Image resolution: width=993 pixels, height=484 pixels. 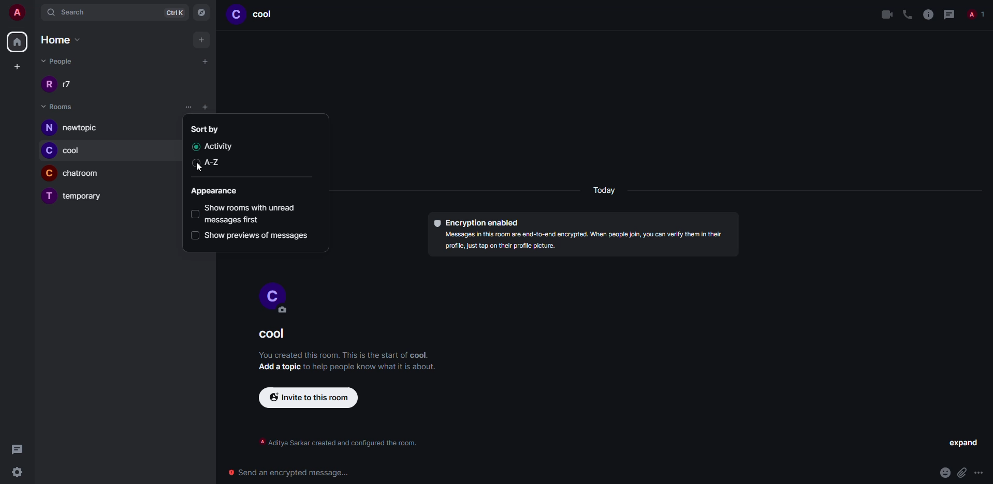 What do you see at coordinates (48, 85) in the screenshot?
I see `profile` at bounding box center [48, 85].